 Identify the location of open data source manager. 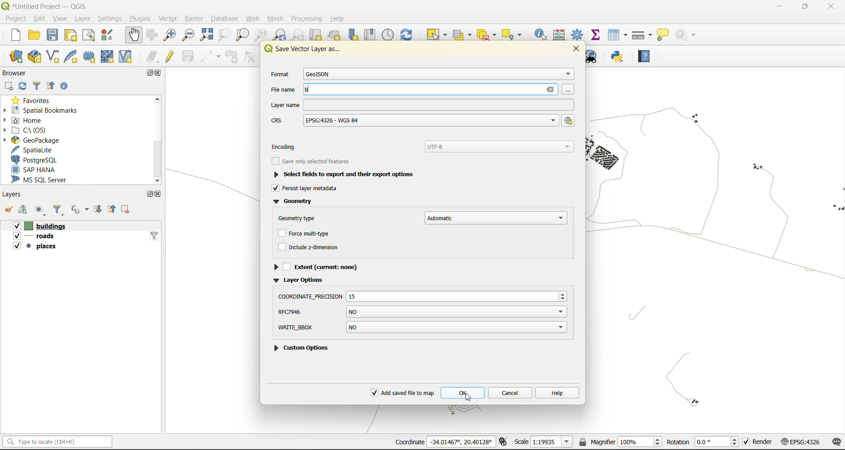
(18, 57).